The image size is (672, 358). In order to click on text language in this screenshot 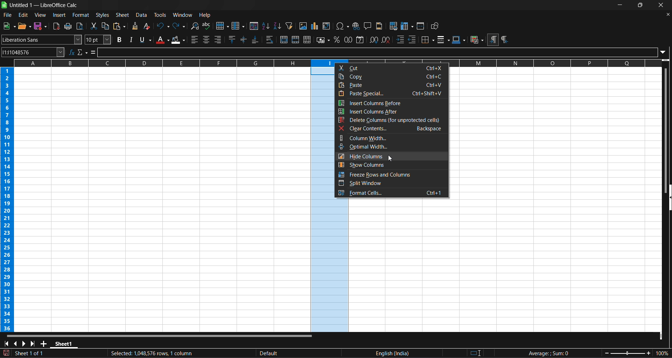, I will do `click(354, 354)`.